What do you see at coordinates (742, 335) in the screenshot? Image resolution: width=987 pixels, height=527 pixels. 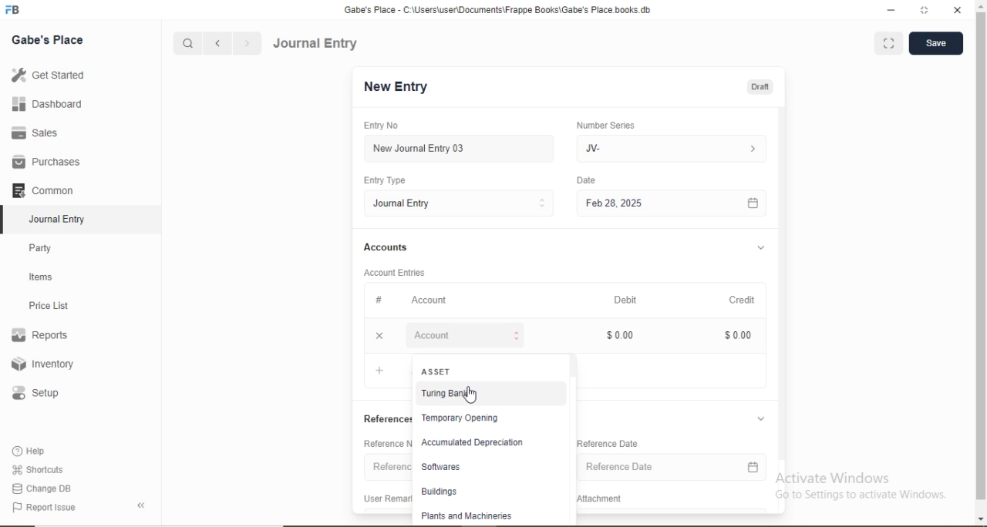 I see `$0.00` at bounding box center [742, 335].